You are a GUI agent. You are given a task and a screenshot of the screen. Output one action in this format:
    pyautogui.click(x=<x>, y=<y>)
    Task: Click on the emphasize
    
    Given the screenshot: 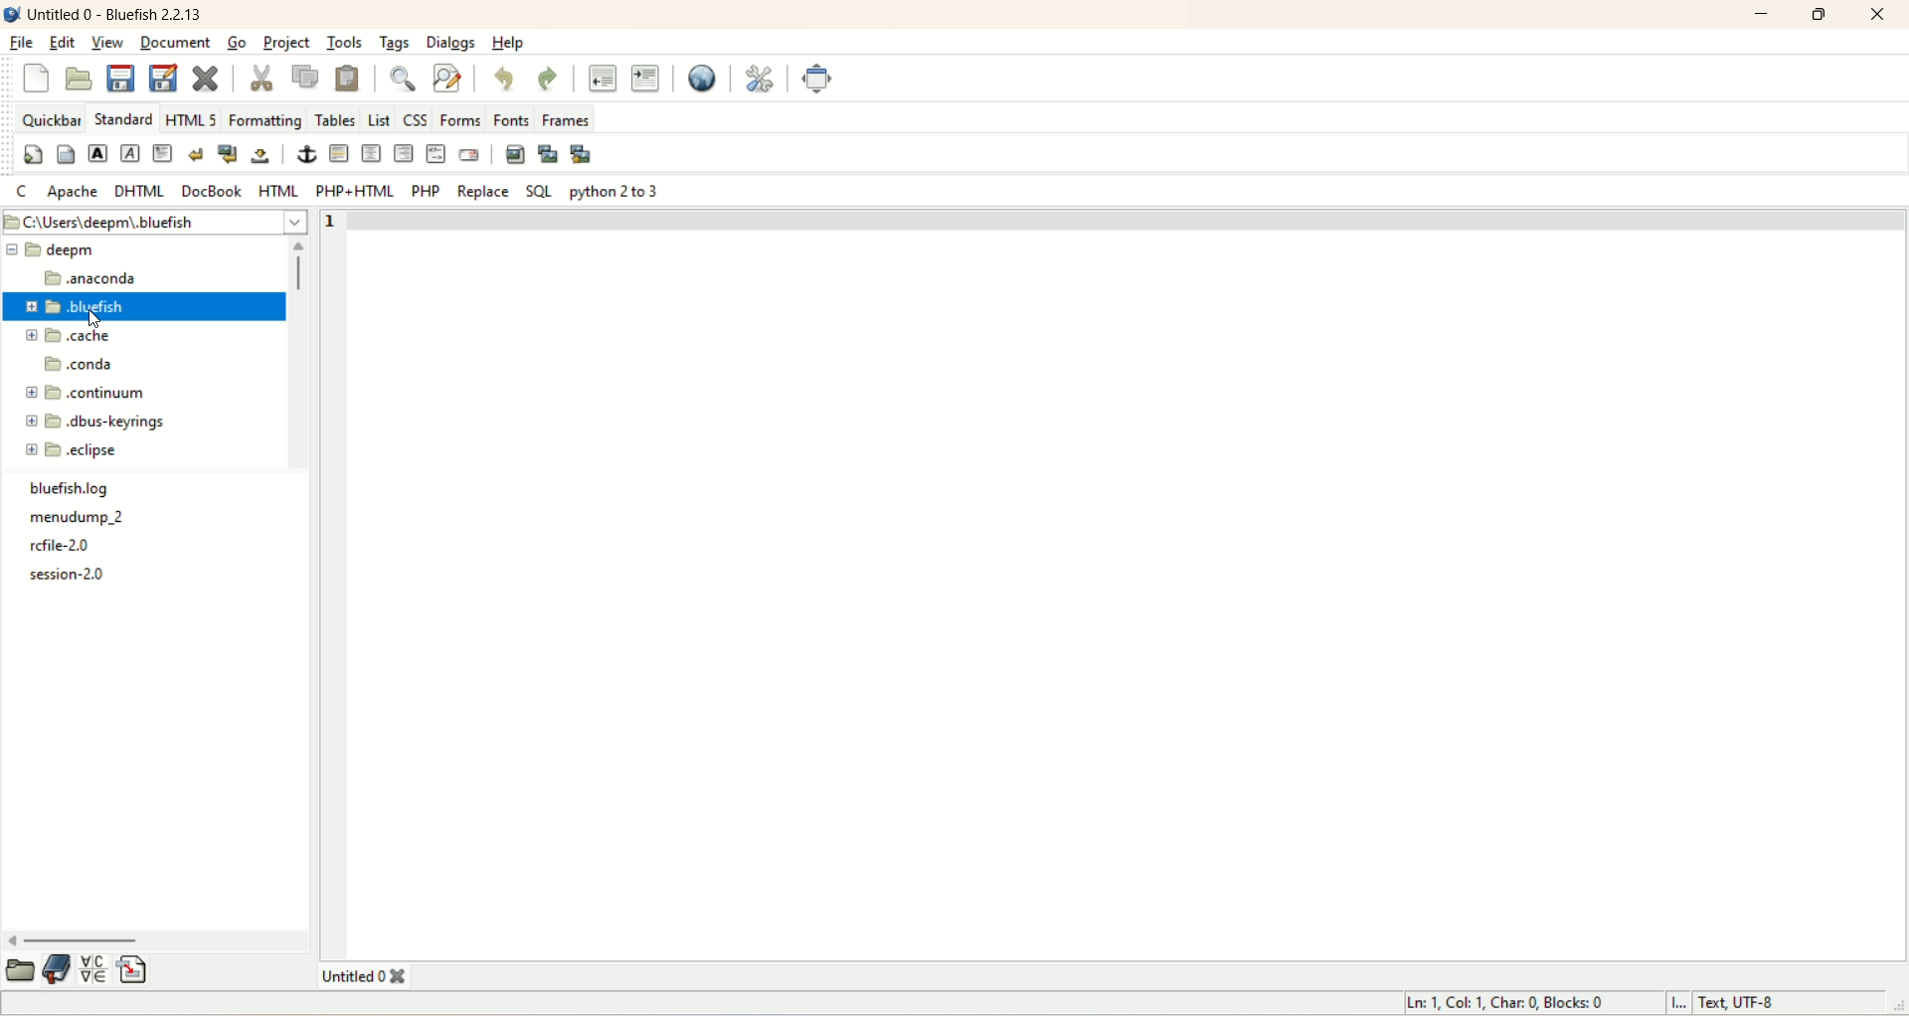 What is the action you would take?
    pyautogui.click(x=131, y=153)
    